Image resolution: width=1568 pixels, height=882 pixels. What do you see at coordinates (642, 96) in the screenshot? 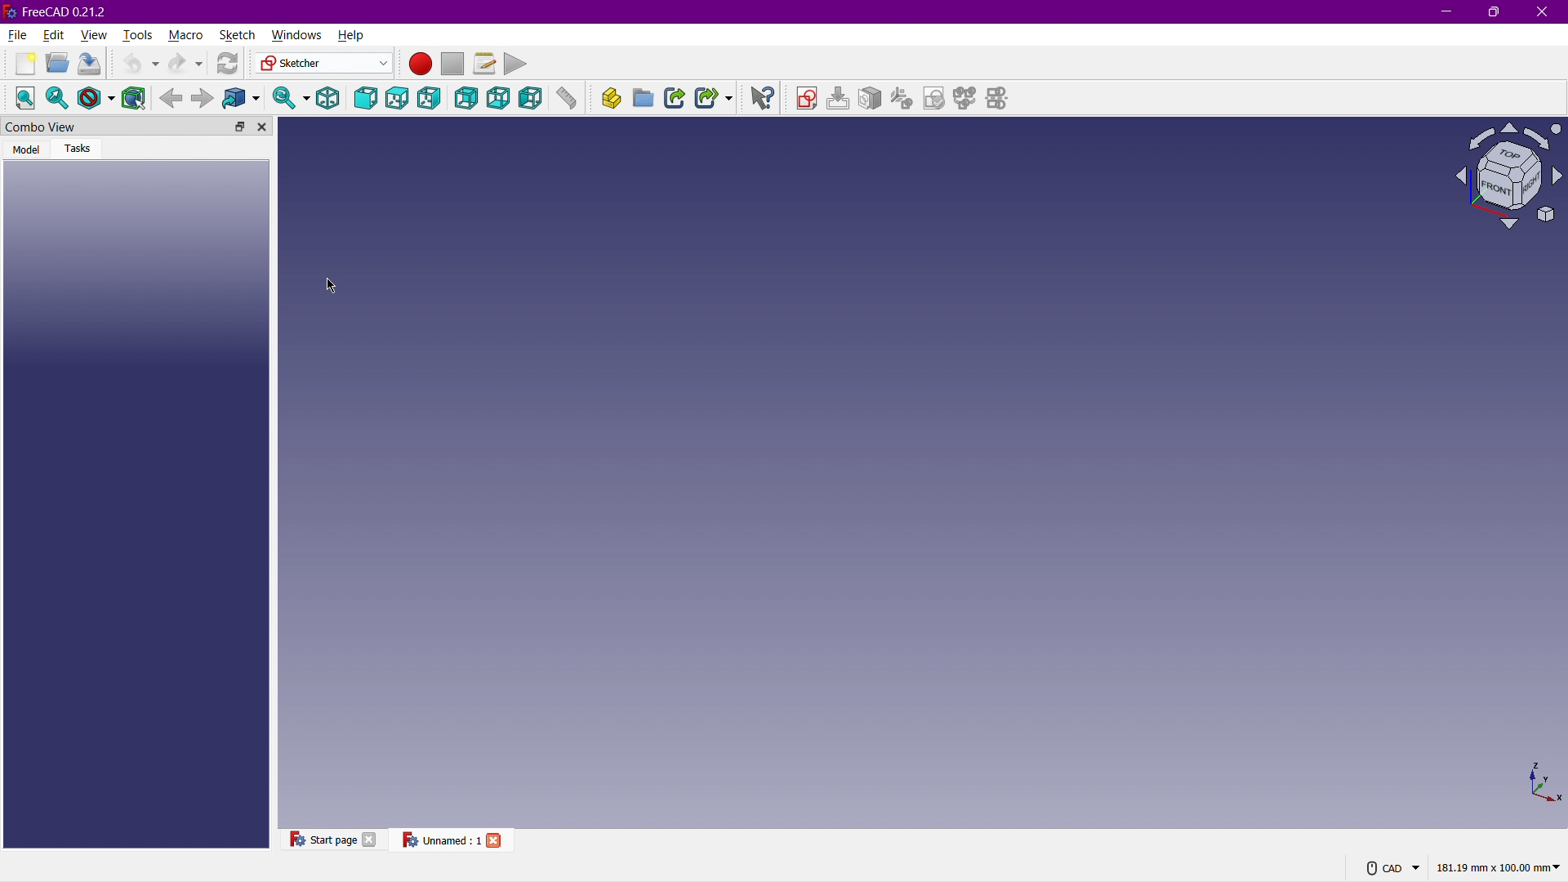
I see `Create group` at bounding box center [642, 96].